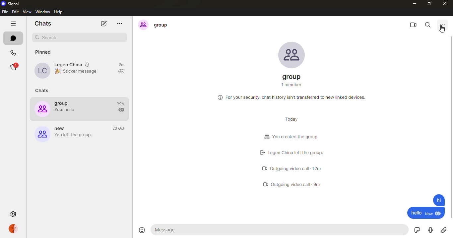 The width and height of the screenshot is (453, 238). I want to click on sent, so click(122, 72).